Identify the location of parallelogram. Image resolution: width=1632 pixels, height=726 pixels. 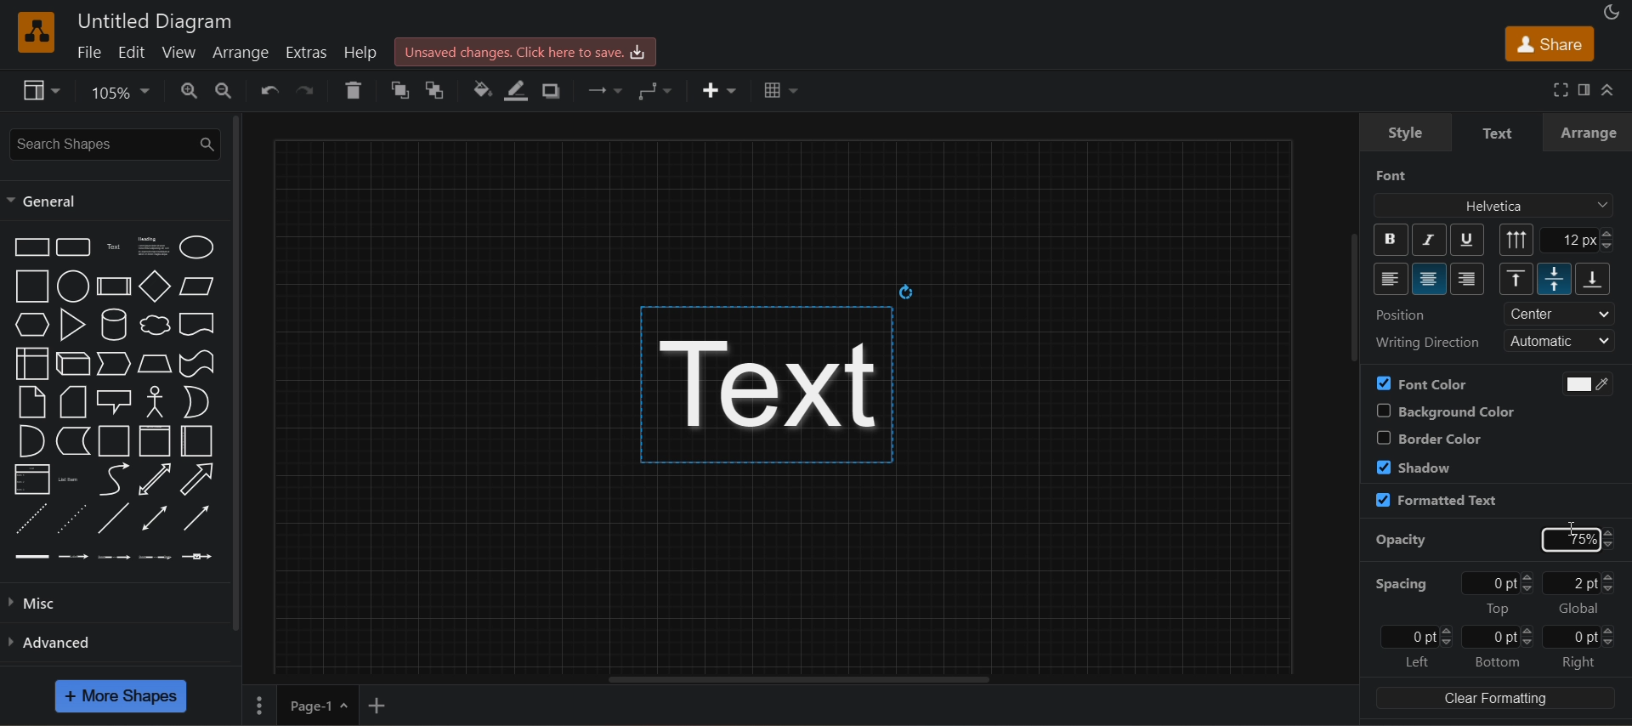
(198, 286).